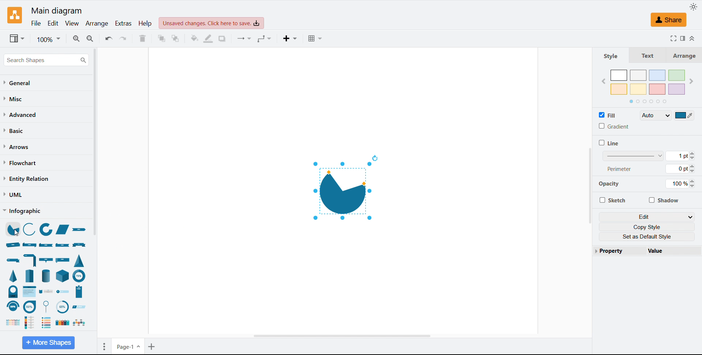  What do you see at coordinates (649, 55) in the screenshot?
I see `text ` at bounding box center [649, 55].